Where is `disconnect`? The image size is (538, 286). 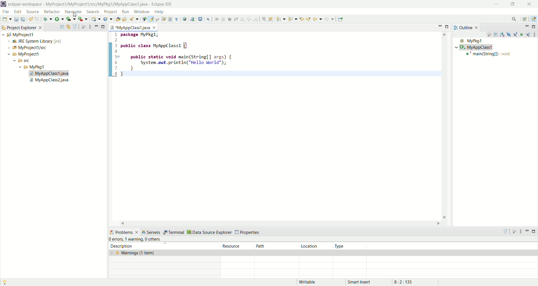 disconnect is located at coordinates (236, 19).